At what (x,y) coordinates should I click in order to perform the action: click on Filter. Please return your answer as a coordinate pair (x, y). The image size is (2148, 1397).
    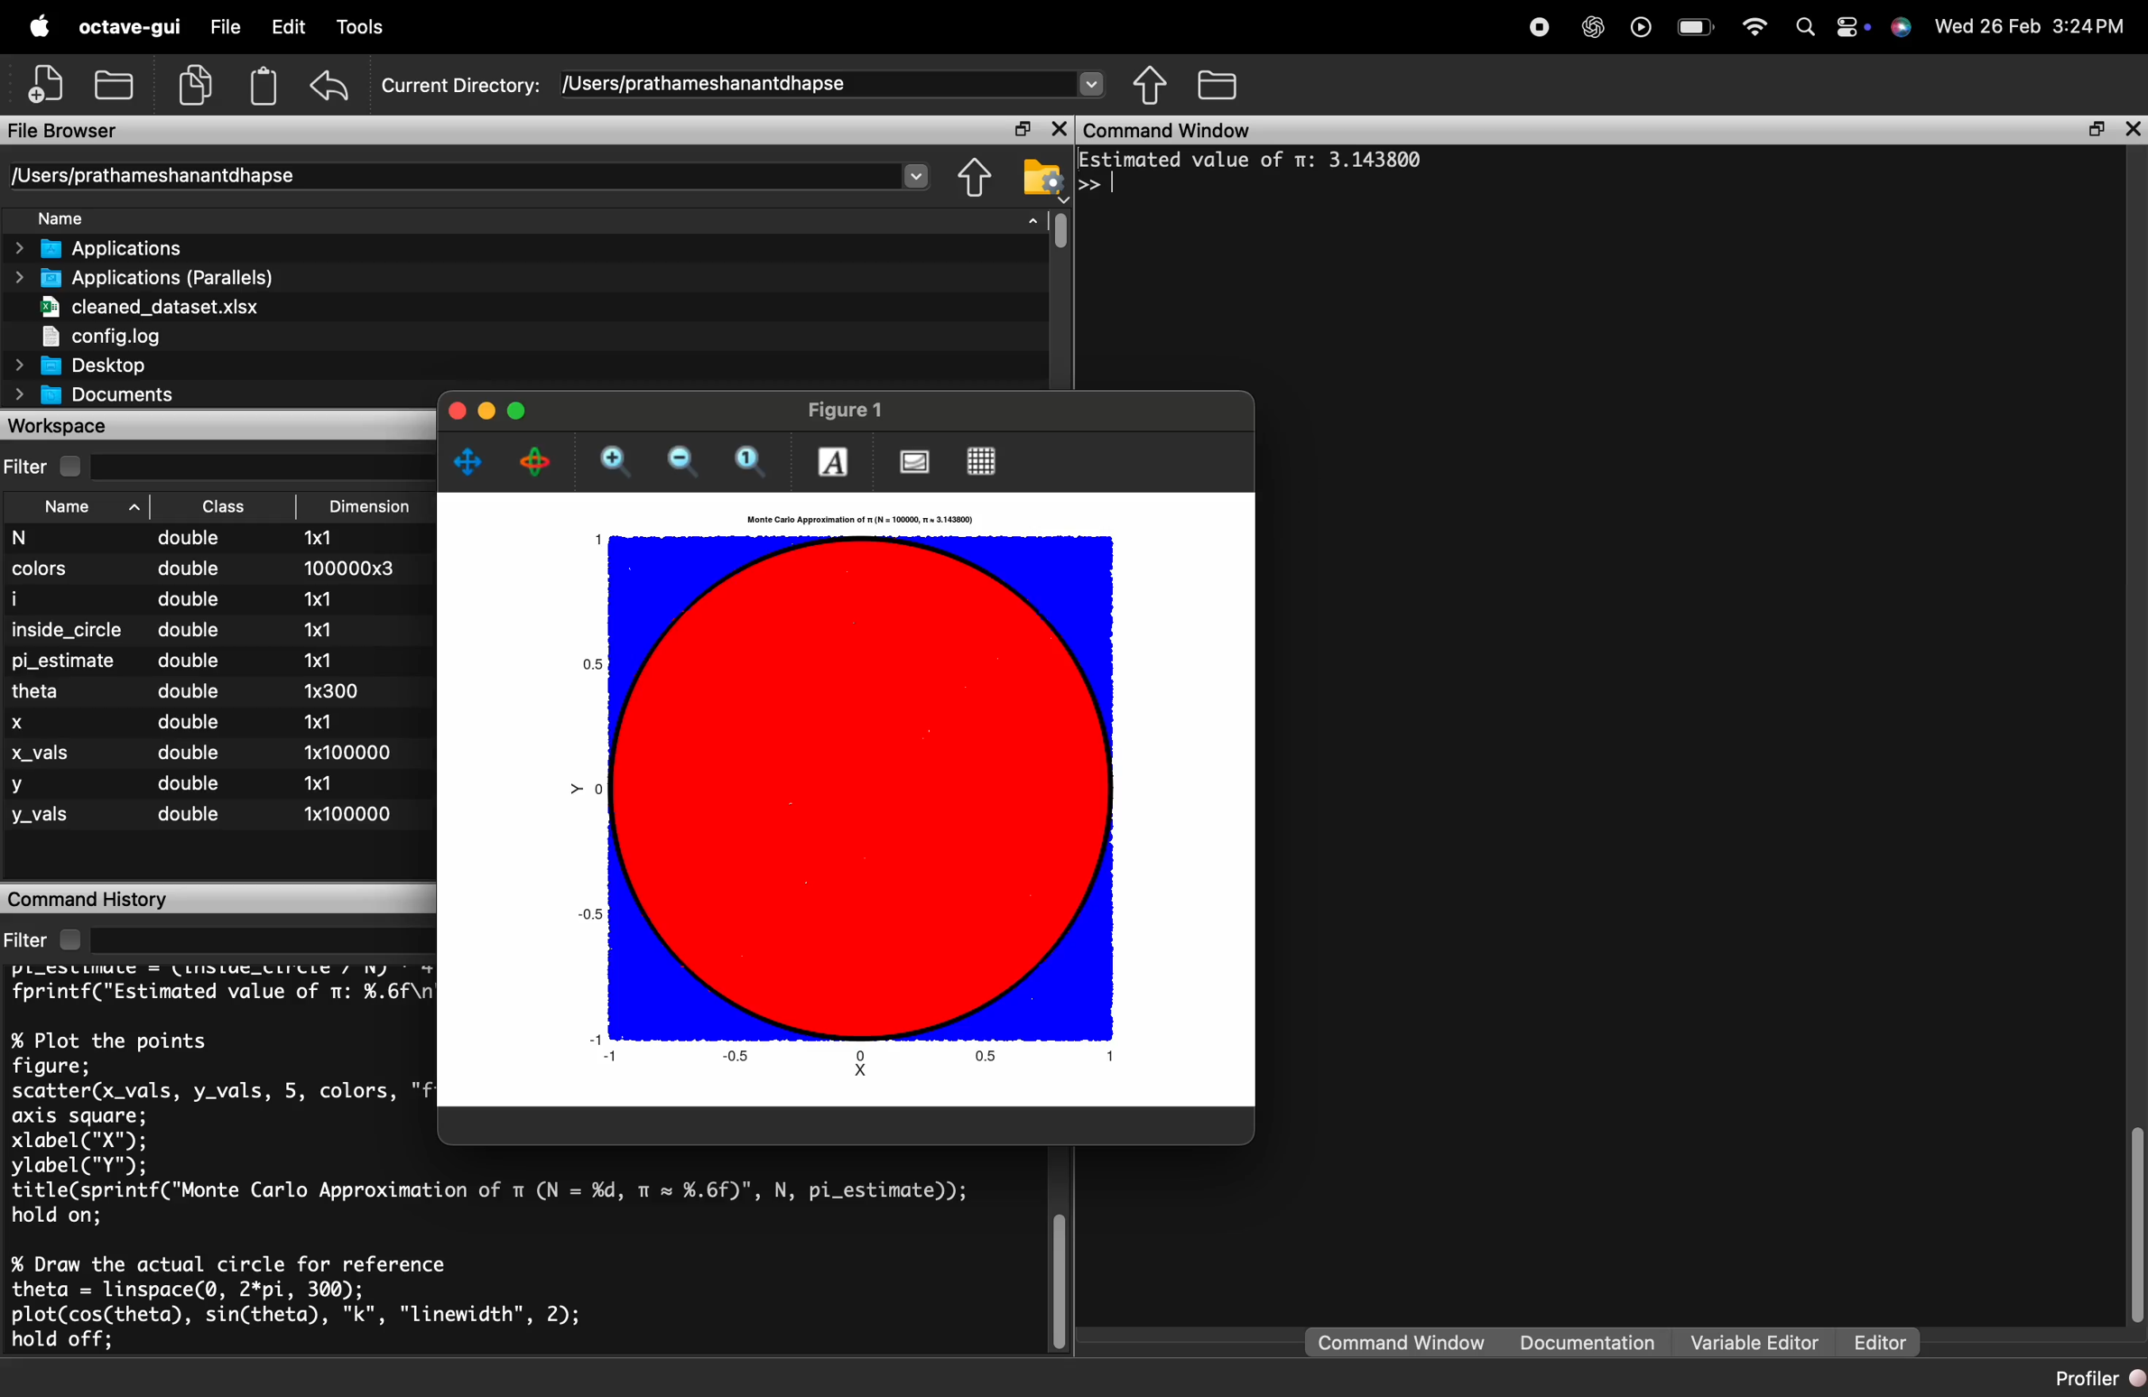
    Looking at the image, I should click on (42, 466).